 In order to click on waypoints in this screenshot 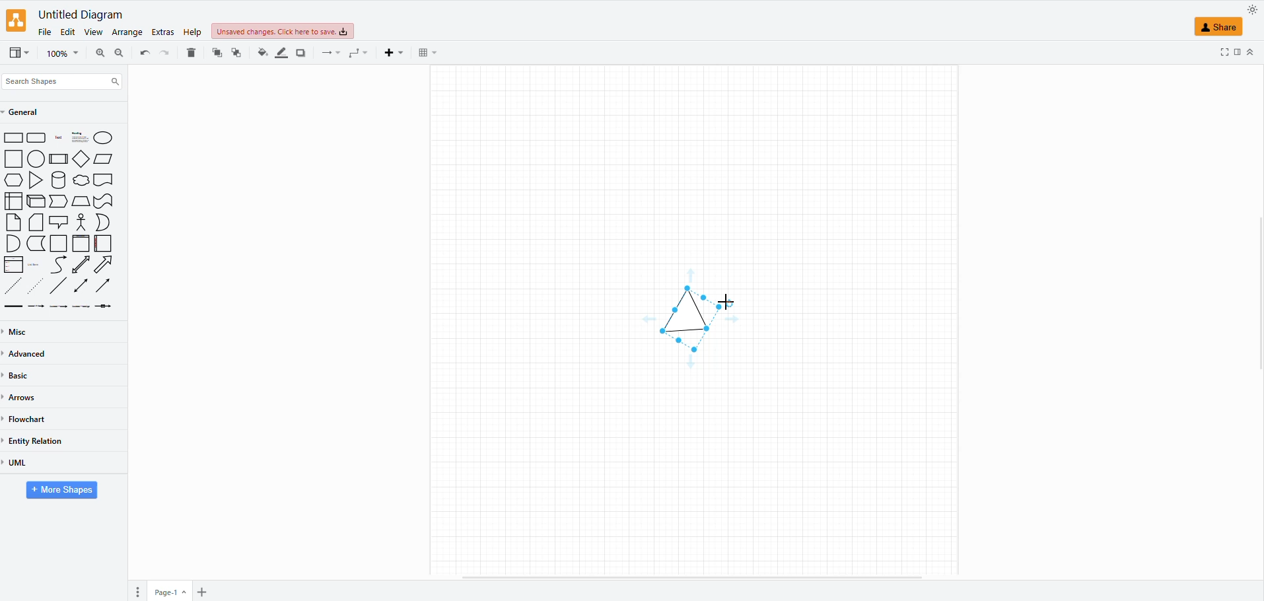, I will do `click(357, 55)`.